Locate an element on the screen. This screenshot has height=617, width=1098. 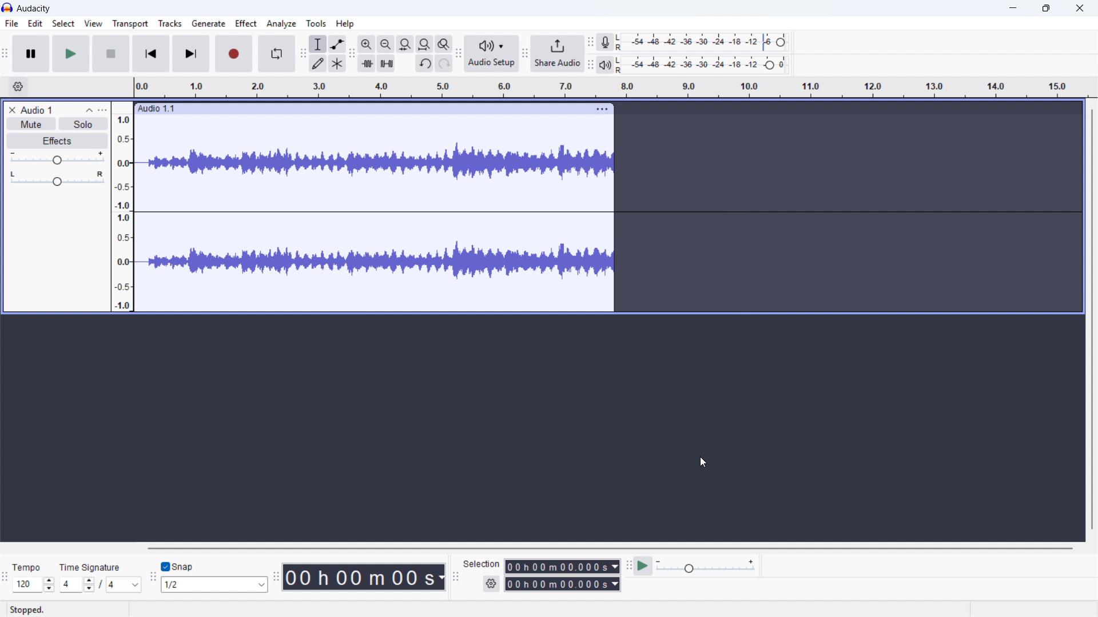
Trim audio outside selection  is located at coordinates (366, 63).